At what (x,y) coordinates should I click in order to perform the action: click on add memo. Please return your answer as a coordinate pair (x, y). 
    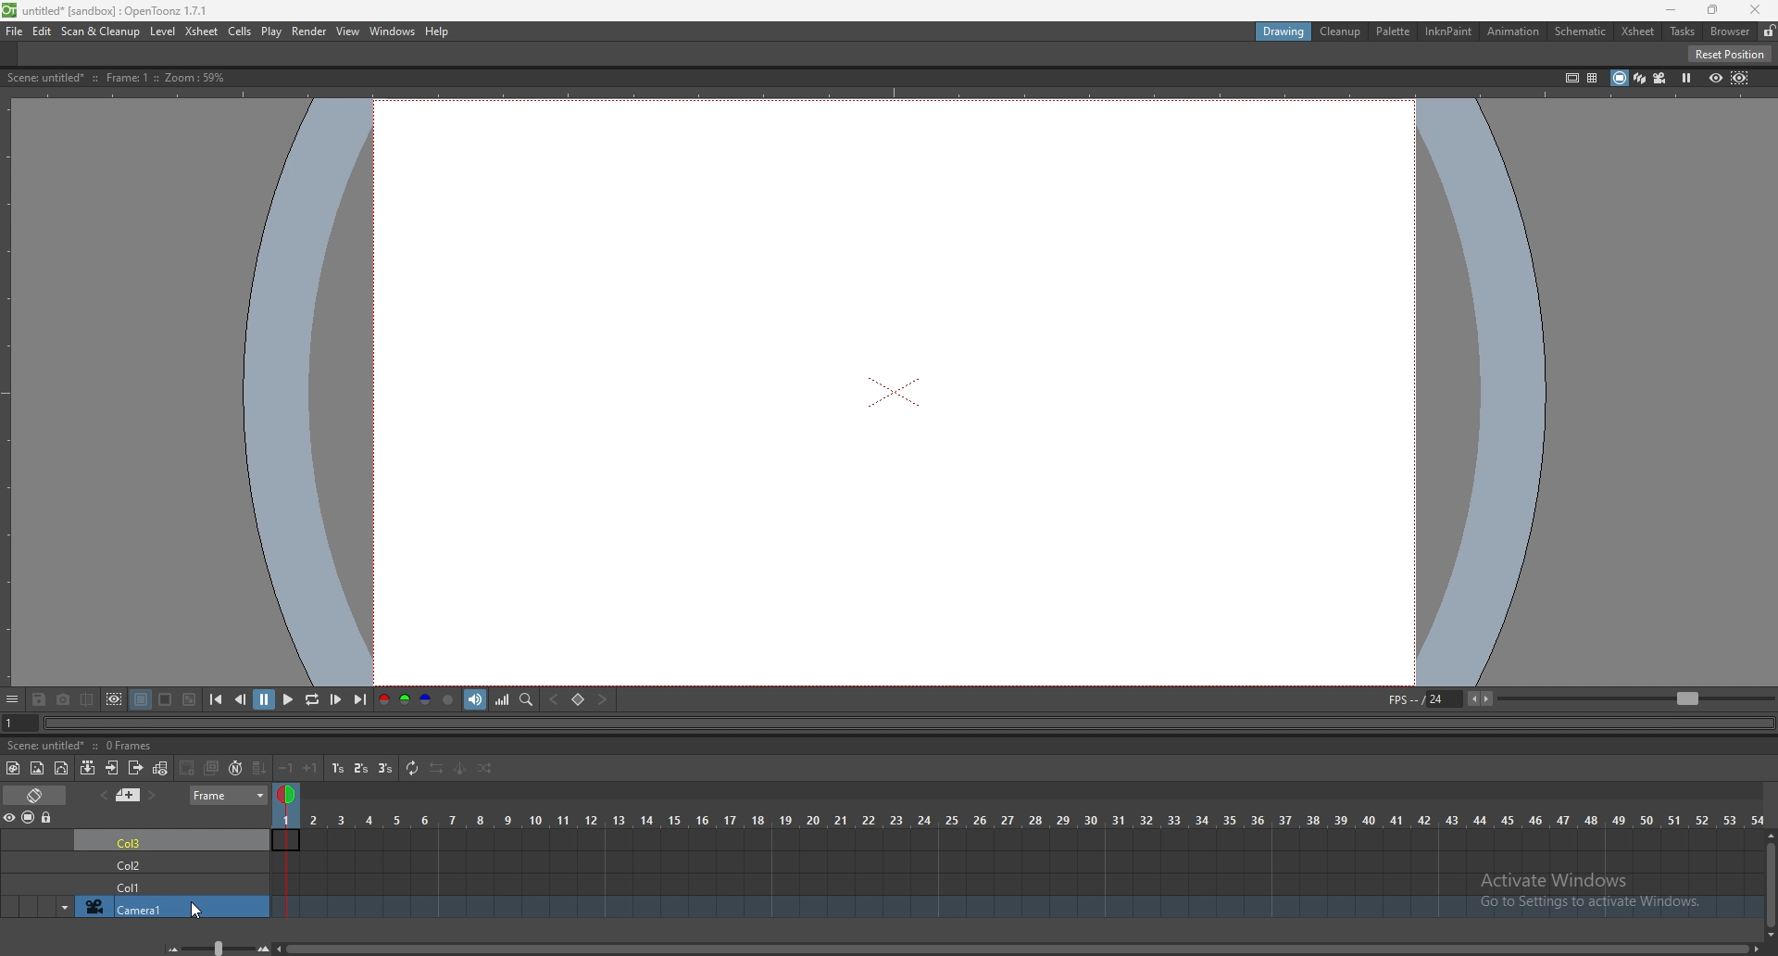
    Looking at the image, I should click on (129, 795).